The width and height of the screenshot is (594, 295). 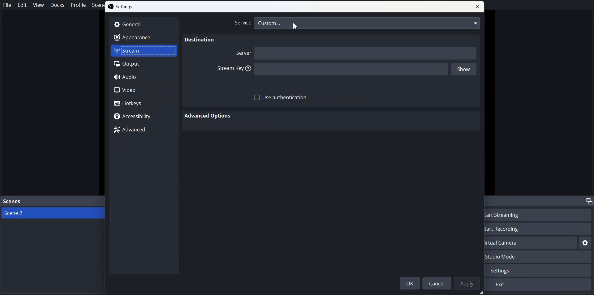 What do you see at coordinates (22, 5) in the screenshot?
I see `Edit` at bounding box center [22, 5].